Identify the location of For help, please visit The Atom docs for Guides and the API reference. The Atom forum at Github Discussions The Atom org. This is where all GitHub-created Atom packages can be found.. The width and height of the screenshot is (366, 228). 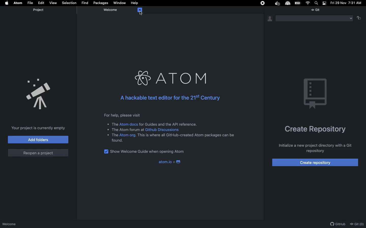
(173, 128).